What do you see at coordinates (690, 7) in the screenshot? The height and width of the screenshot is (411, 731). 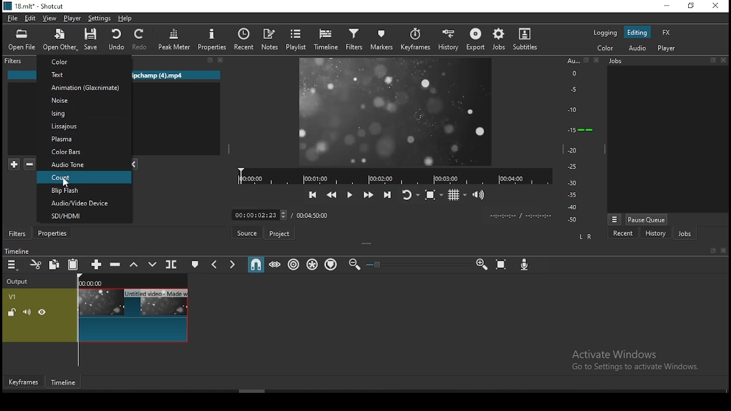 I see `restore` at bounding box center [690, 7].